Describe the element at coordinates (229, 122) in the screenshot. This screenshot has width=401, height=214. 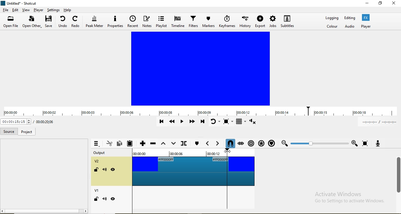
I see `Toggle zoom` at that location.